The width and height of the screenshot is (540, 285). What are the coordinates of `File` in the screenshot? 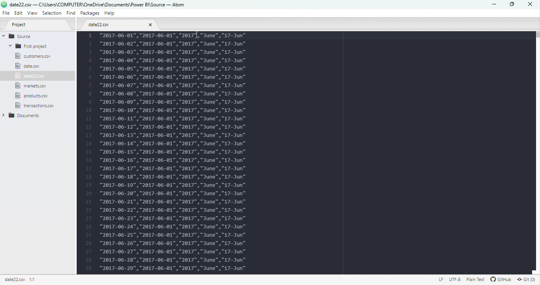 It's located at (26, 66).